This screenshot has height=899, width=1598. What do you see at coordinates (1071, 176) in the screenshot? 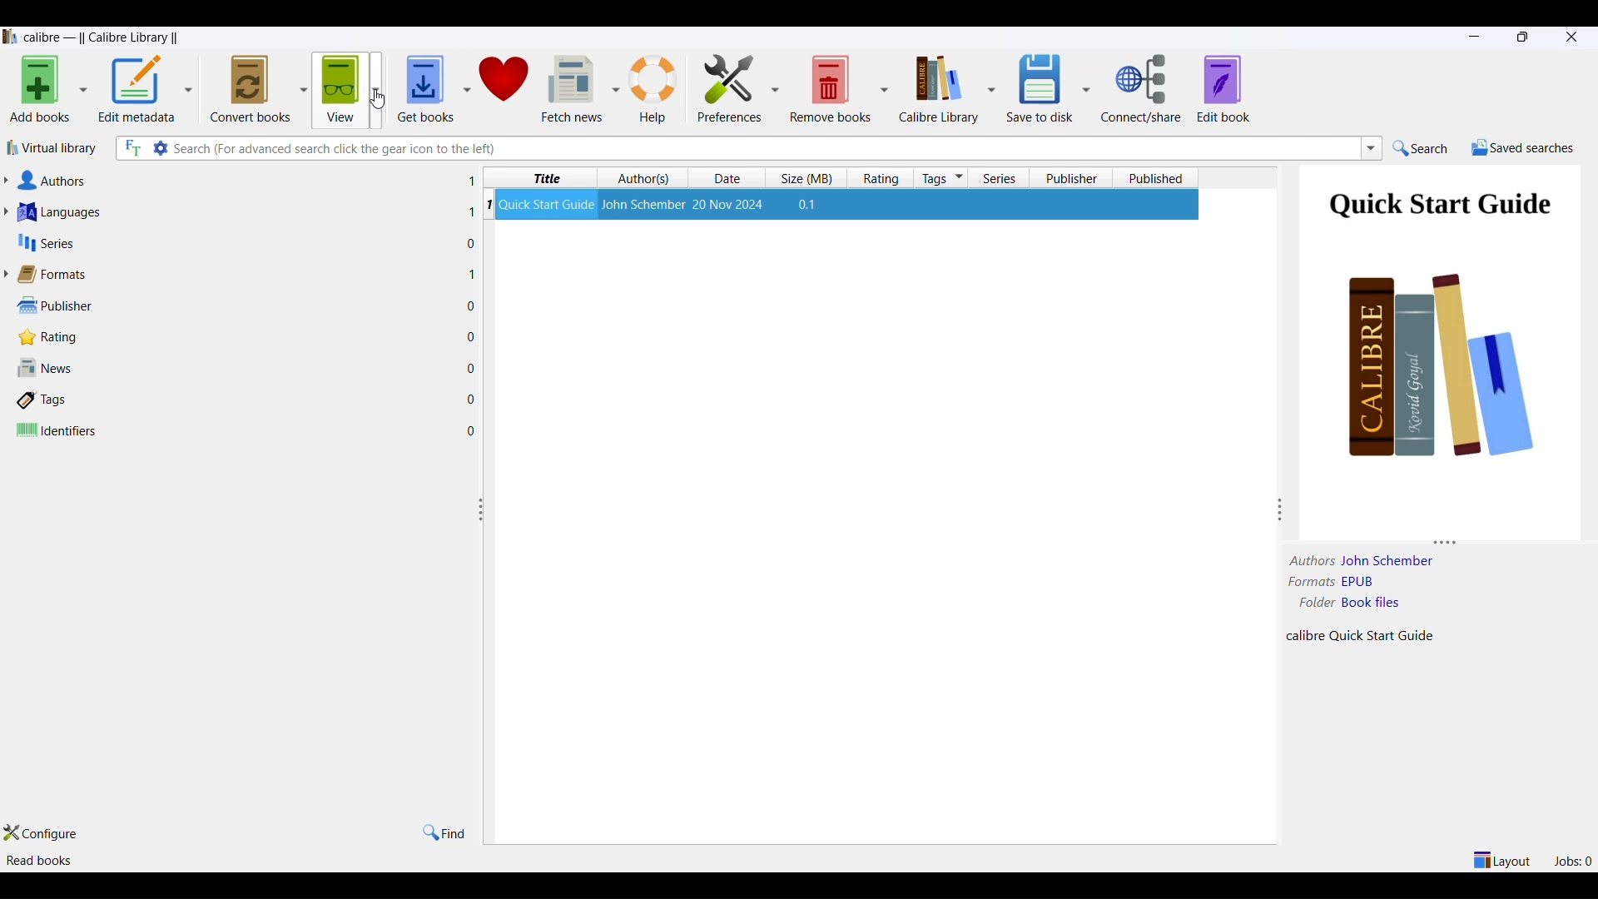
I see `publisher` at bounding box center [1071, 176].